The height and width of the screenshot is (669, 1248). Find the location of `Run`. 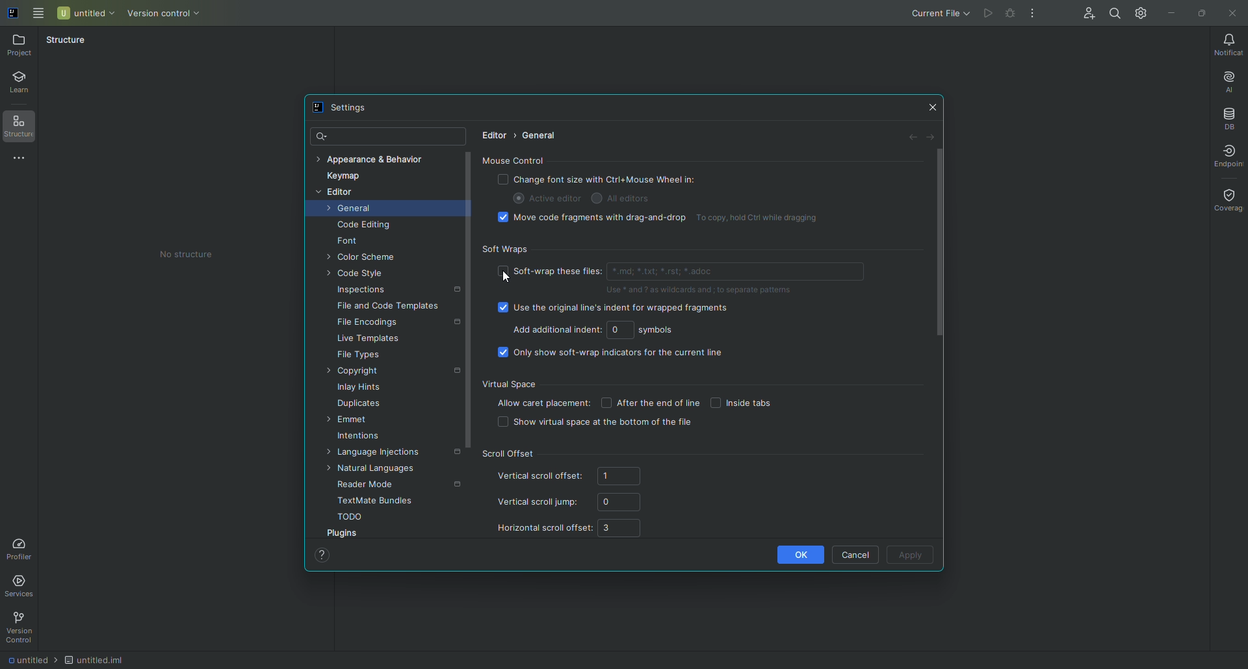

Run is located at coordinates (986, 14).